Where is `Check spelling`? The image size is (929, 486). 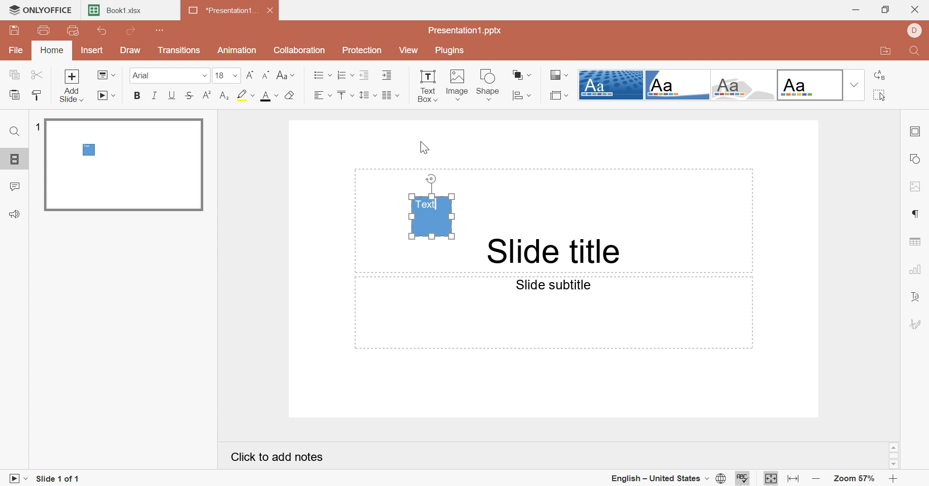 Check spelling is located at coordinates (744, 479).